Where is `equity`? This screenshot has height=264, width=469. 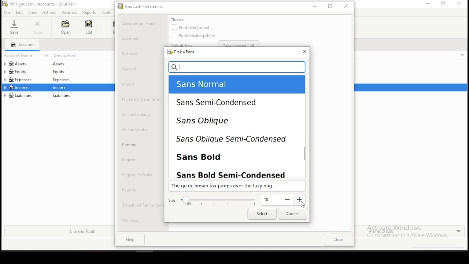 equity is located at coordinates (18, 71).